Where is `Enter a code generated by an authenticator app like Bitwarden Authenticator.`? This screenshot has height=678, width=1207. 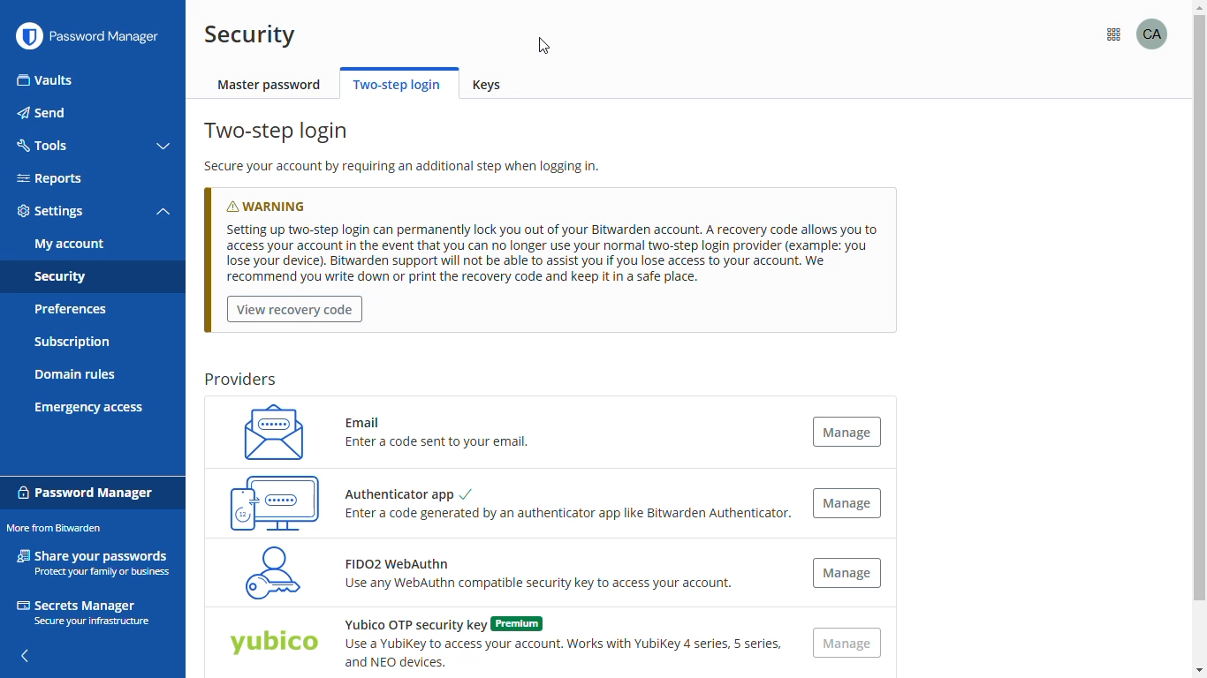 Enter a code generated by an authenticator app like Bitwarden Authenticator. is located at coordinates (570, 514).